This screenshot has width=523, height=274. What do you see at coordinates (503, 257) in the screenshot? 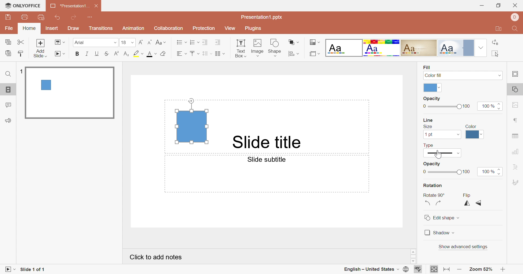
I see `Scroll bar` at bounding box center [503, 257].